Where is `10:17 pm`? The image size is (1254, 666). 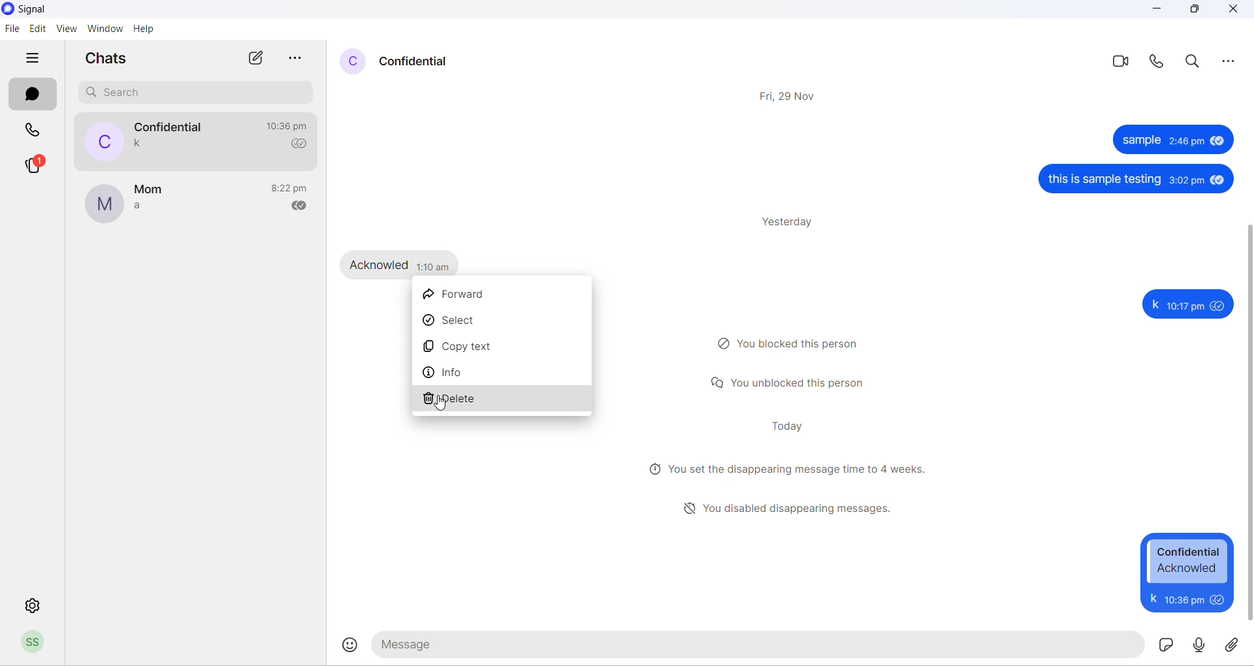 10:17 pm is located at coordinates (1185, 307).